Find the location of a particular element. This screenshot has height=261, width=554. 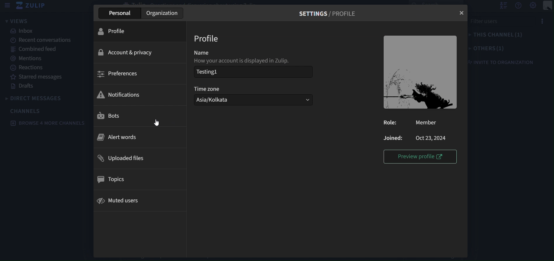

channels is located at coordinates (29, 111).